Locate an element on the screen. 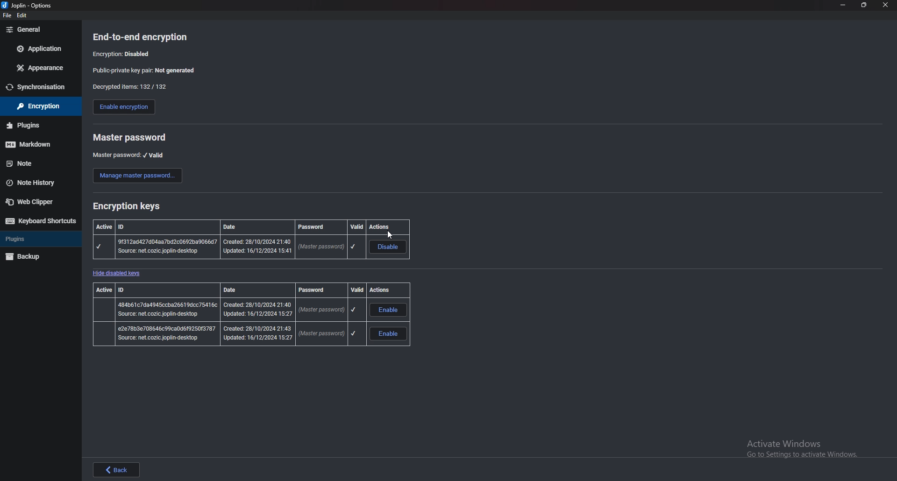 The image size is (897, 481). manage master password is located at coordinates (138, 176).